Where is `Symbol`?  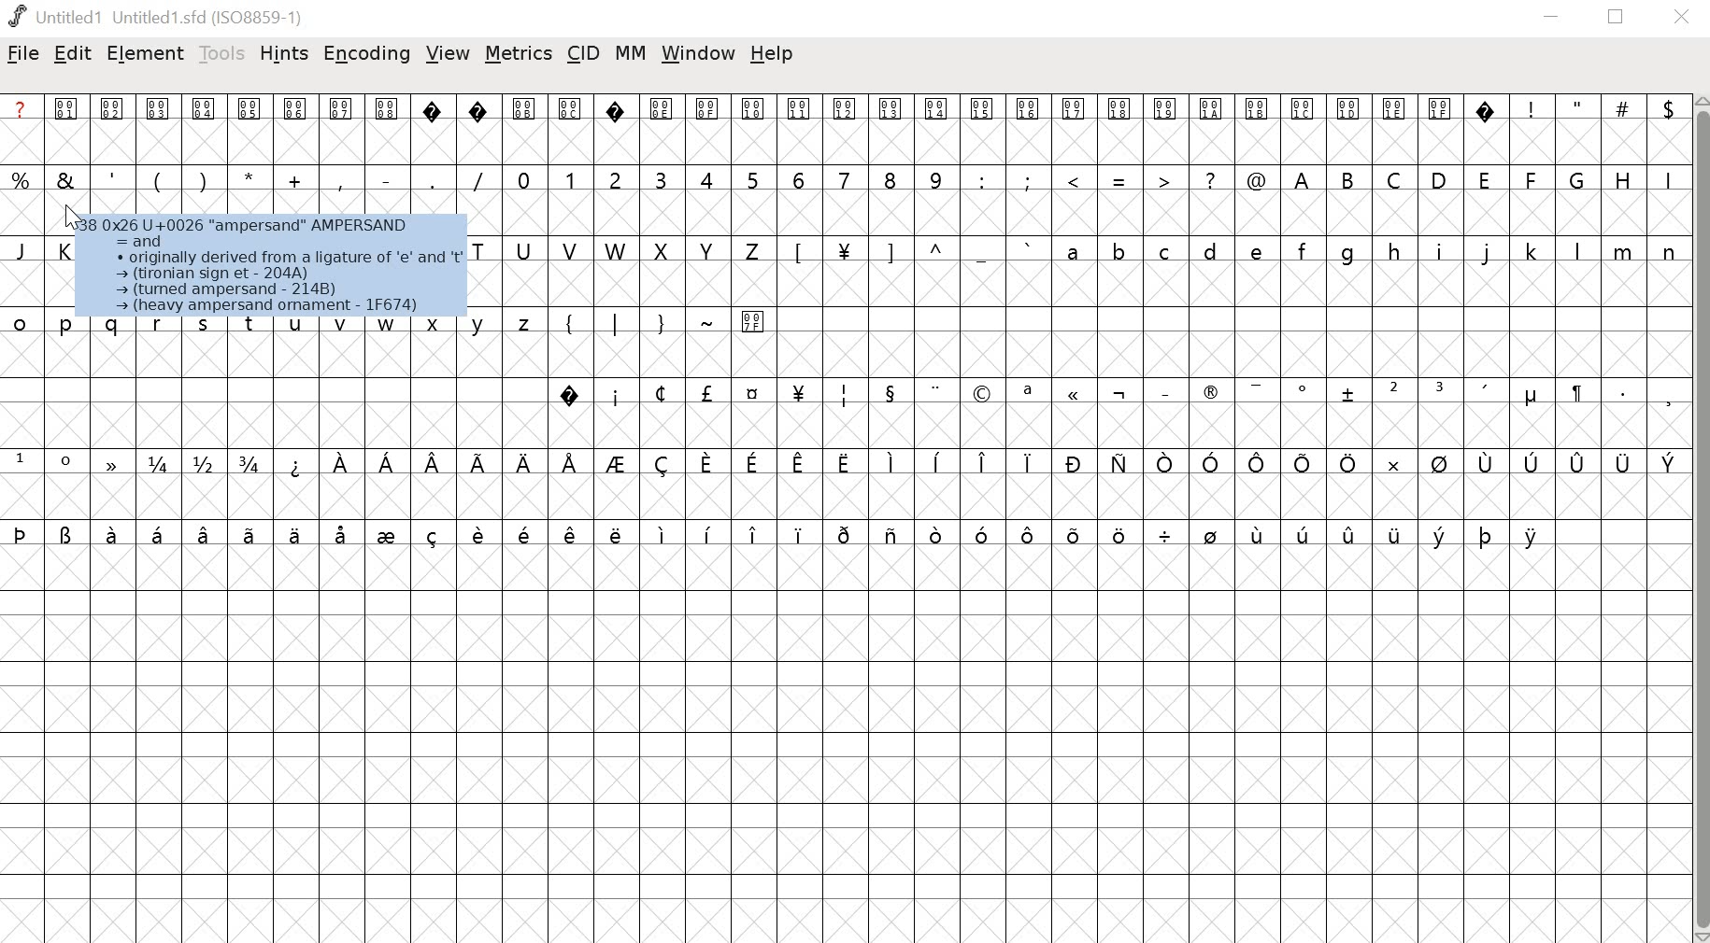
Symbol is located at coordinates (1210, 395).